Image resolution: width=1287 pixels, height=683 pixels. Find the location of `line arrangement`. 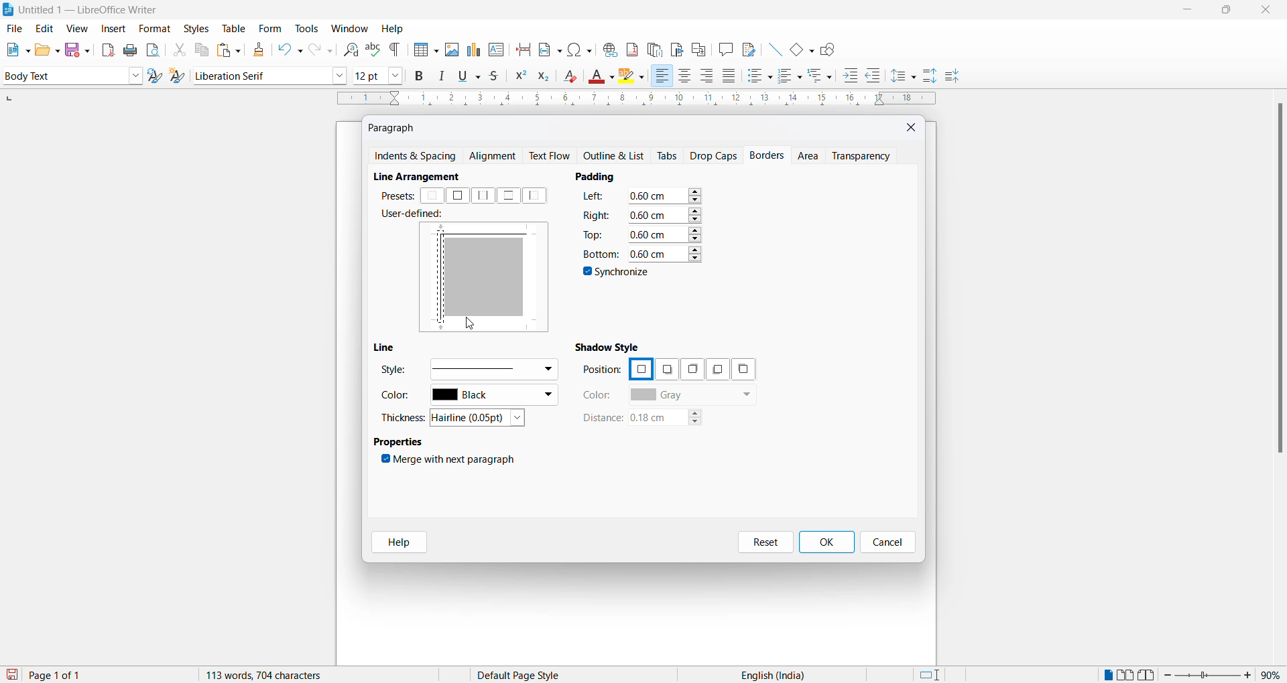

line arrangement is located at coordinates (424, 177).